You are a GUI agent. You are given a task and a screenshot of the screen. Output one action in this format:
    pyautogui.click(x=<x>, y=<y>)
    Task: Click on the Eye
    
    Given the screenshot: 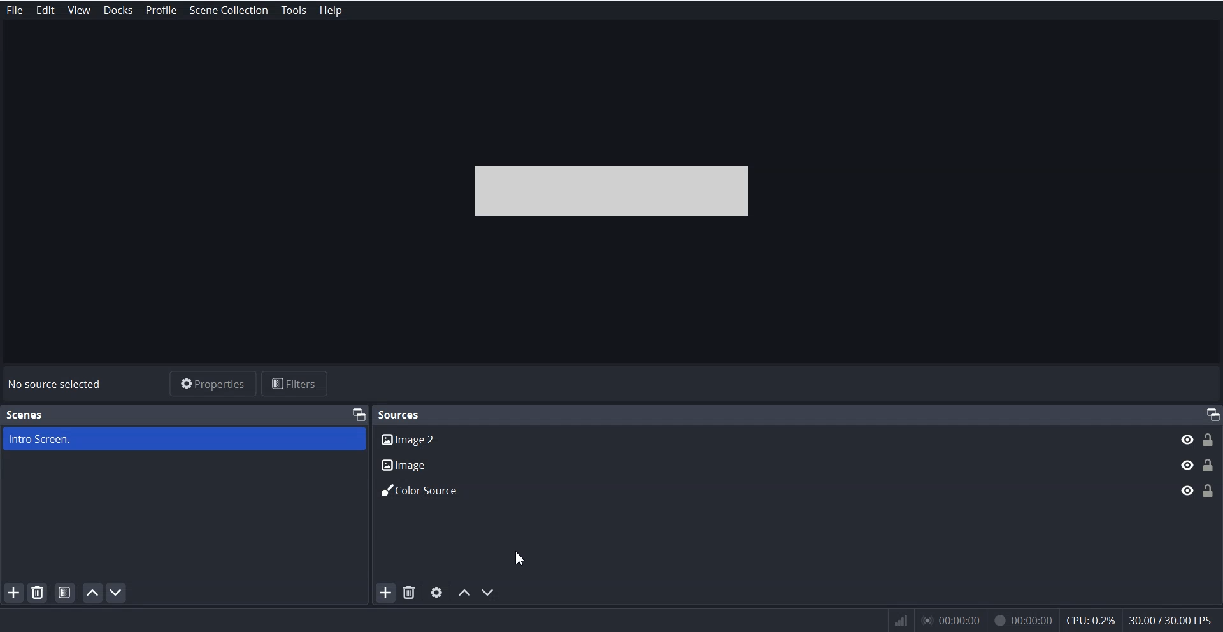 What is the action you would take?
    pyautogui.click(x=1186, y=464)
    